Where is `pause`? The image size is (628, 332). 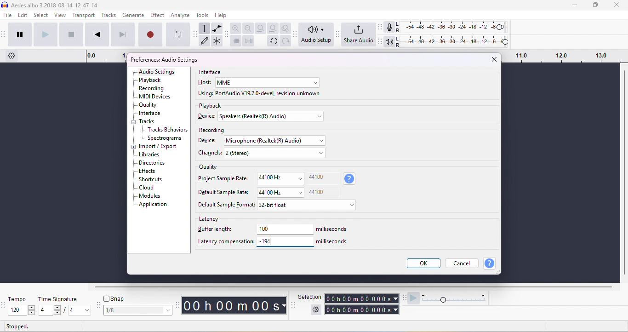 pause is located at coordinates (20, 34).